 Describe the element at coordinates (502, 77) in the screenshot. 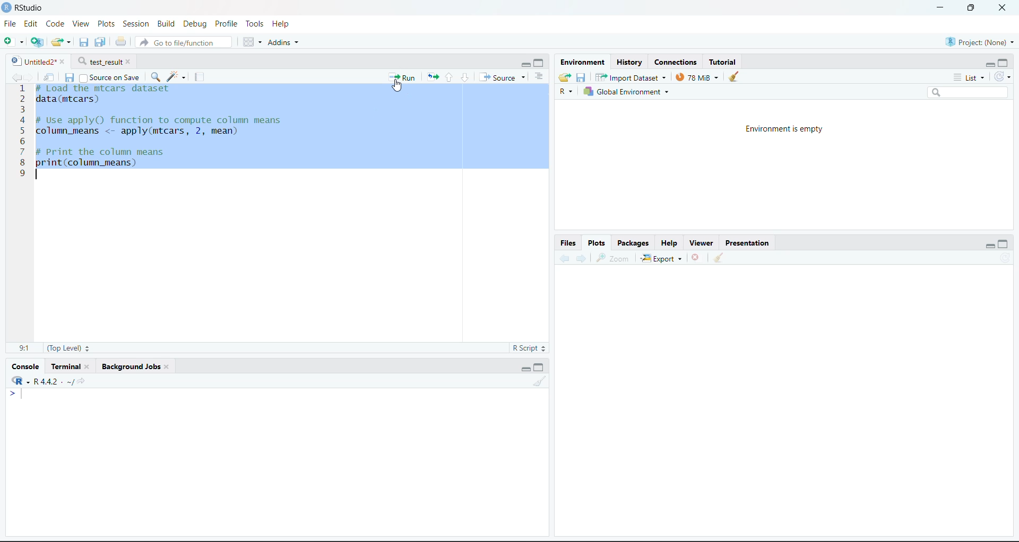

I see `Source` at that location.